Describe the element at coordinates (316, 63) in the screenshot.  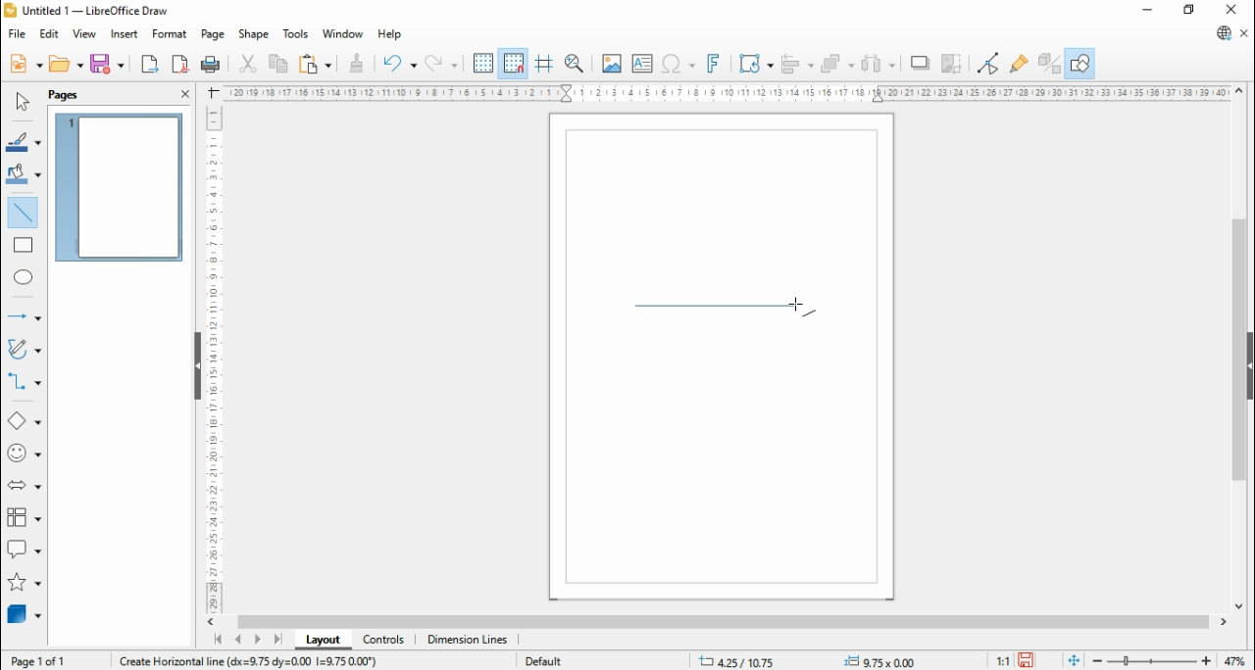
I see `paste` at that location.